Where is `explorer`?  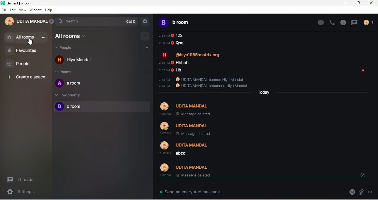 explorer is located at coordinates (146, 22).